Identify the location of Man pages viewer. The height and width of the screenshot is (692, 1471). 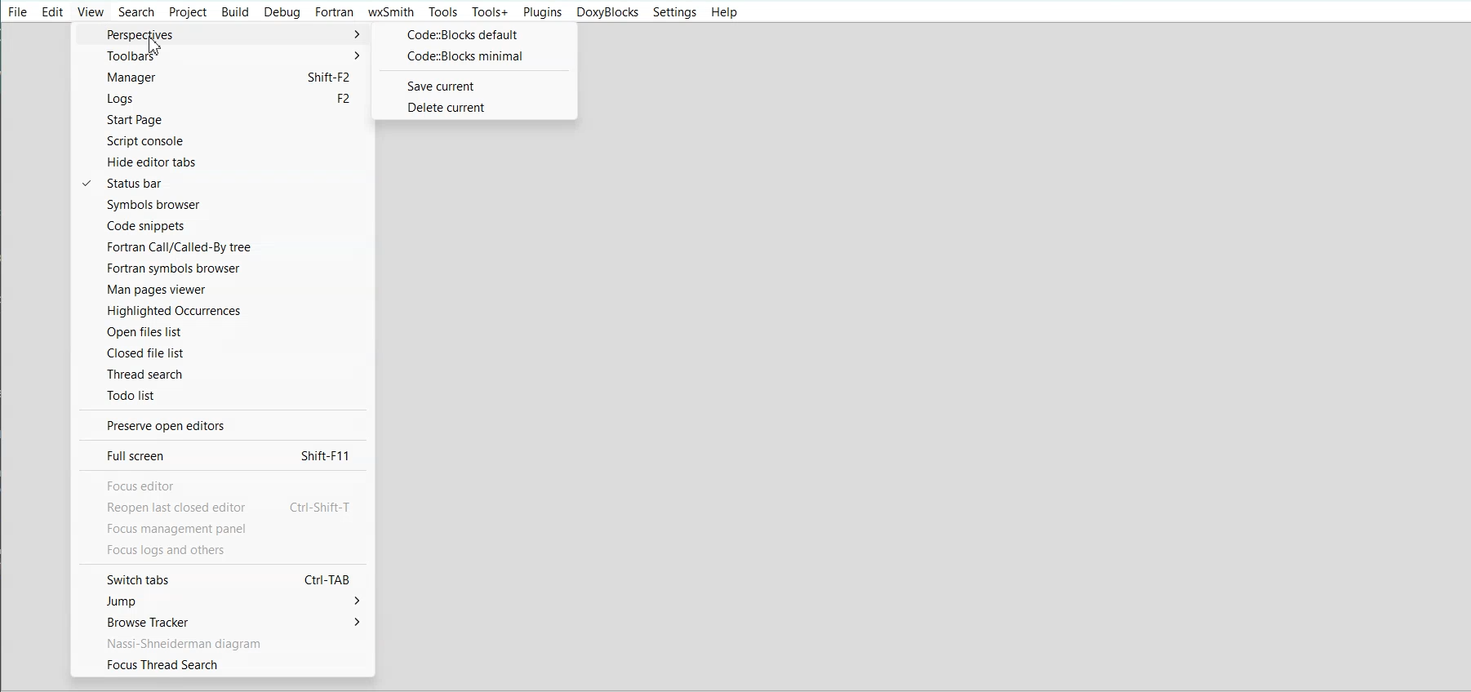
(221, 289).